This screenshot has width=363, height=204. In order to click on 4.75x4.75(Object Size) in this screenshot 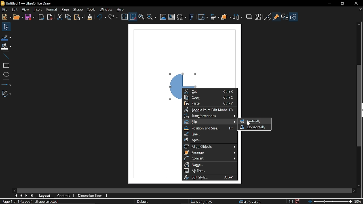, I will do `click(251, 201)`.